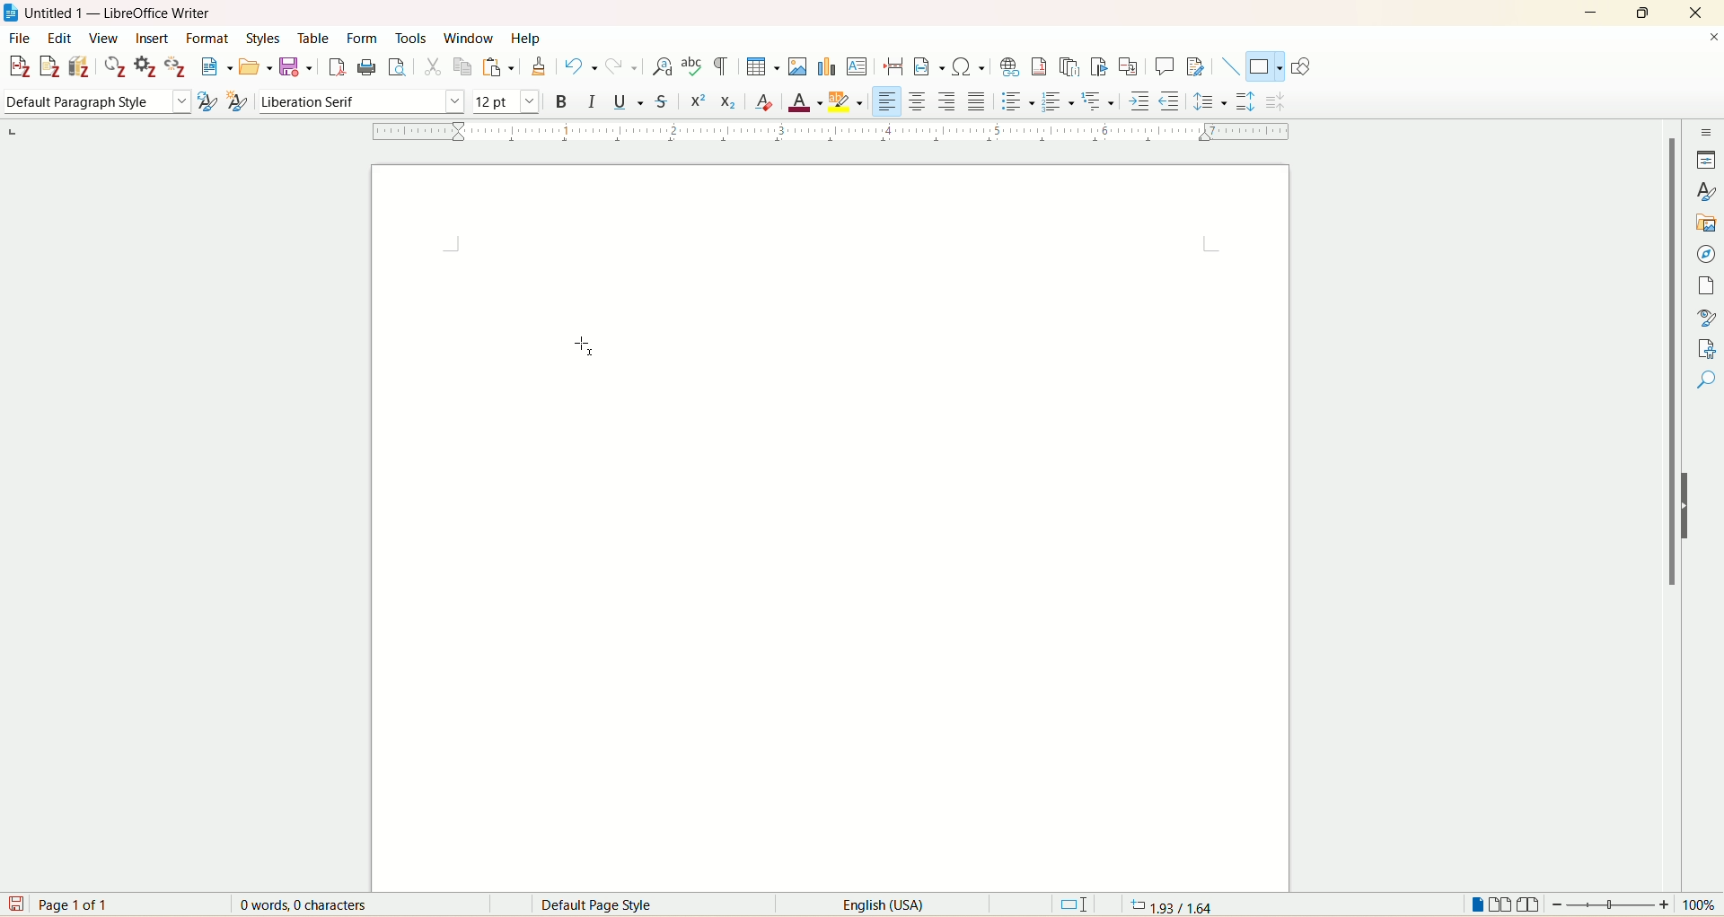 The width and height of the screenshot is (1724, 917). I want to click on insert footnote, so click(1044, 66).